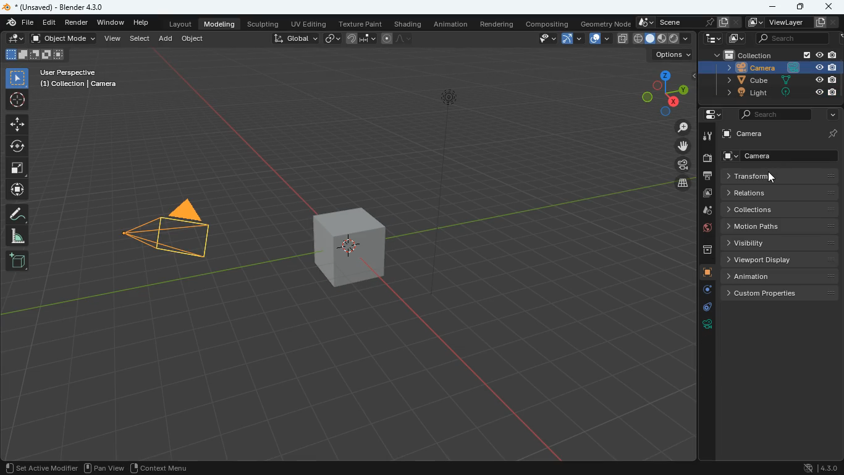 The image size is (844, 475). What do you see at coordinates (705, 325) in the screenshot?
I see `rotation` at bounding box center [705, 325].